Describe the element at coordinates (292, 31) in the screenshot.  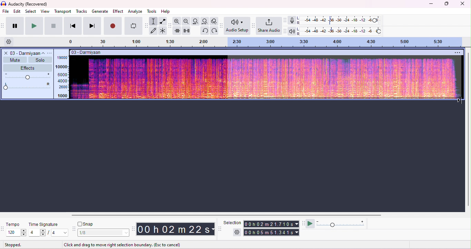
I see `playback meter` at that location.